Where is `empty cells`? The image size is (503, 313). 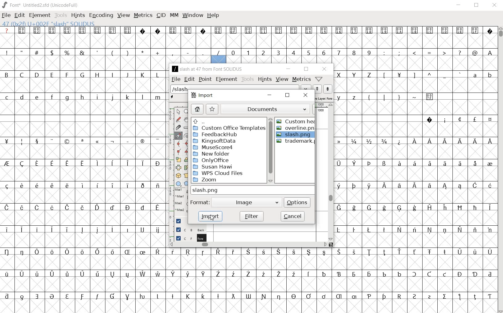
empty cells is located at coordinates (415, 196).